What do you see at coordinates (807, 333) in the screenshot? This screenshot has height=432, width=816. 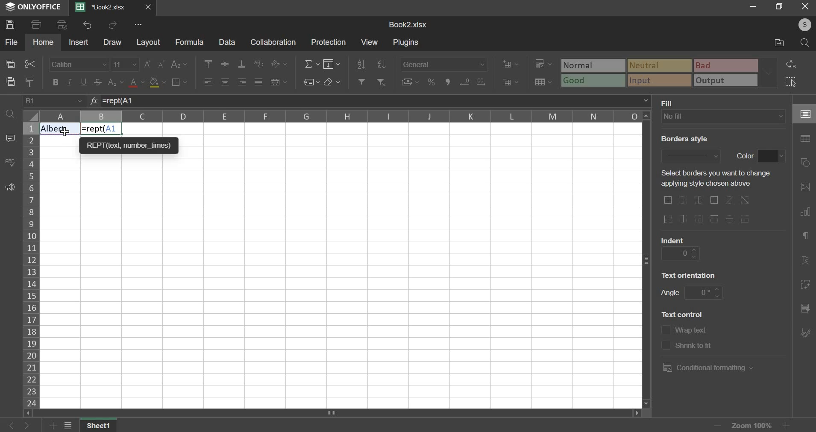 I see `` at bounding box center [807, 333].